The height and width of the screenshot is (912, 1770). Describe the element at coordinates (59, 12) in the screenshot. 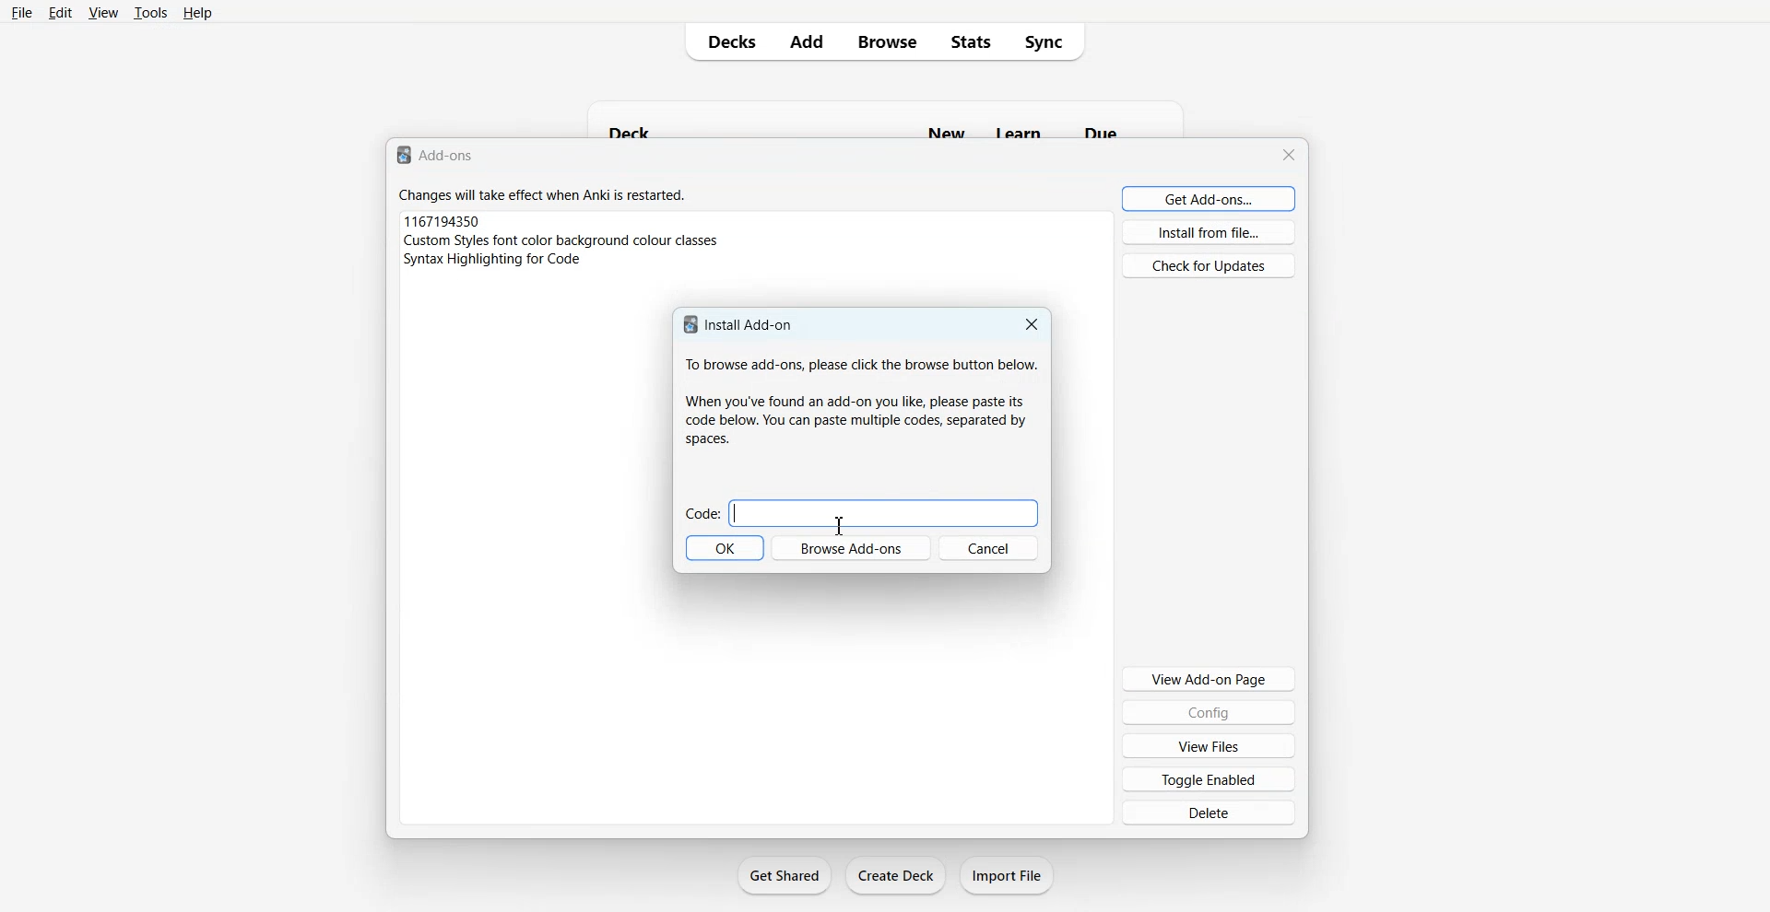

I see `Edit` at that location.